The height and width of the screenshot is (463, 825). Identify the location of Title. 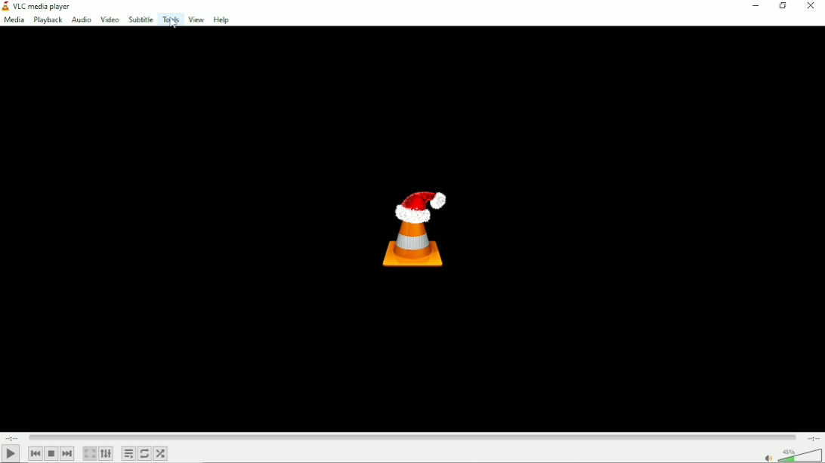
(40, 7).